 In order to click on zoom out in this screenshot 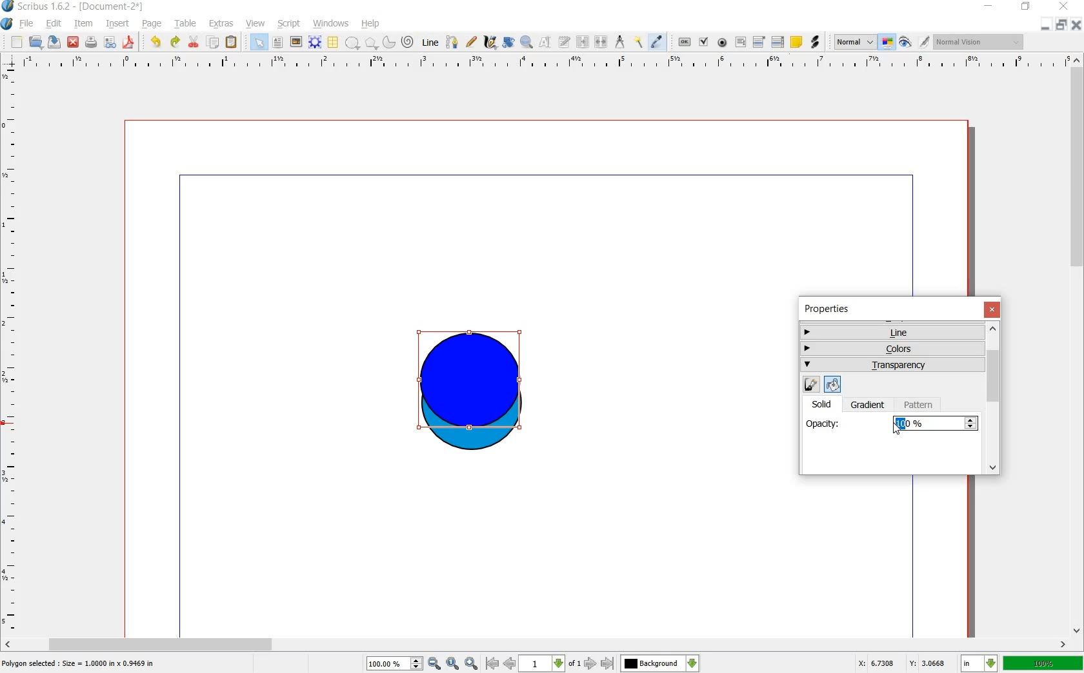, I will do `click(434, 663)`.